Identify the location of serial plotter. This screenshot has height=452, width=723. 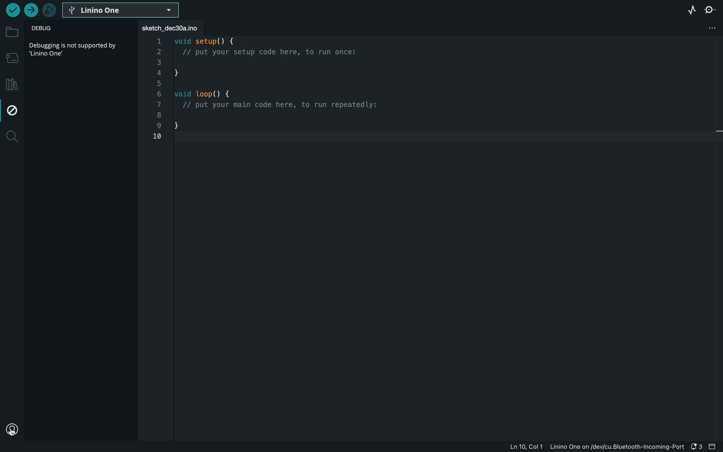
(688, 9).